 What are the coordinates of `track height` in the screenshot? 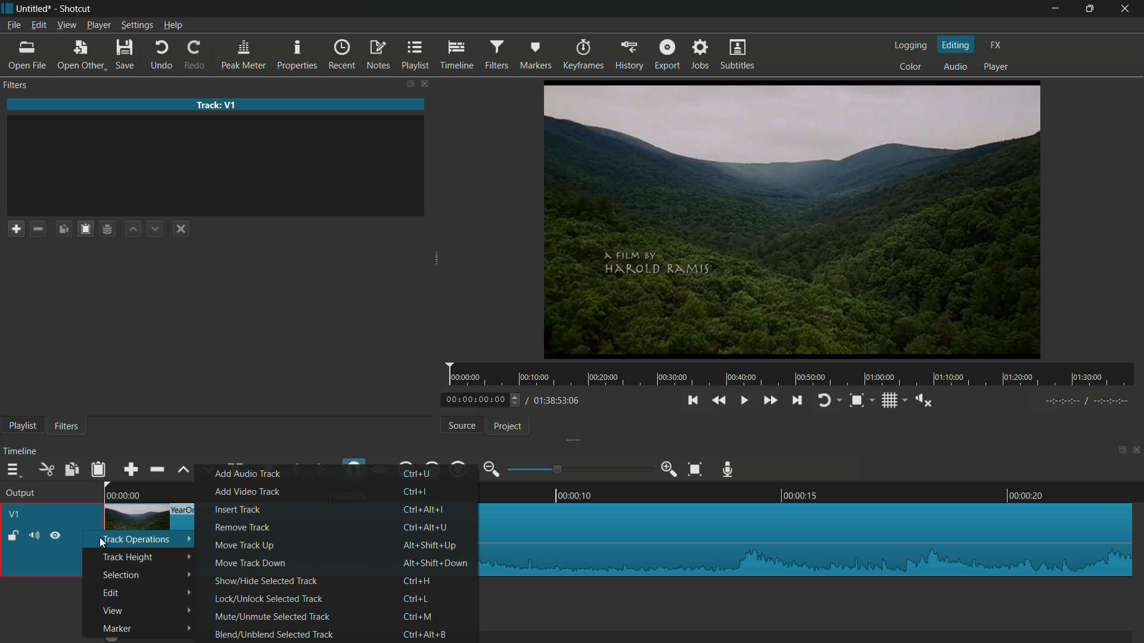 It's located at (127, 557).